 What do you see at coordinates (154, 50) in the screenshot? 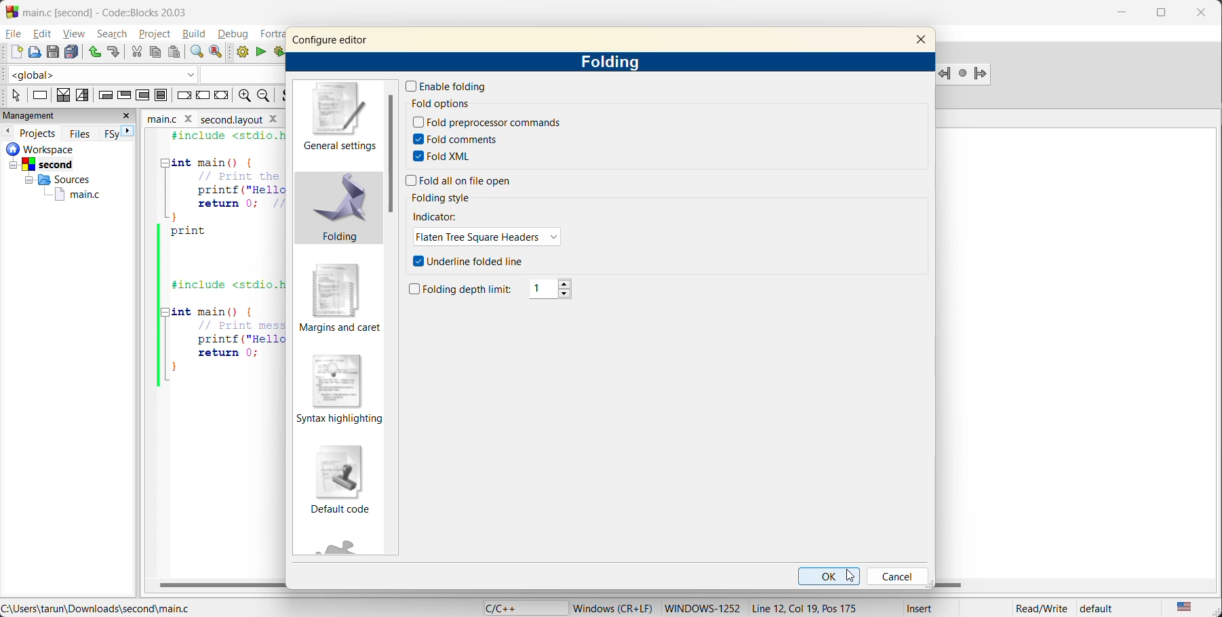
I see `copy` at bounding box center [154, 50].